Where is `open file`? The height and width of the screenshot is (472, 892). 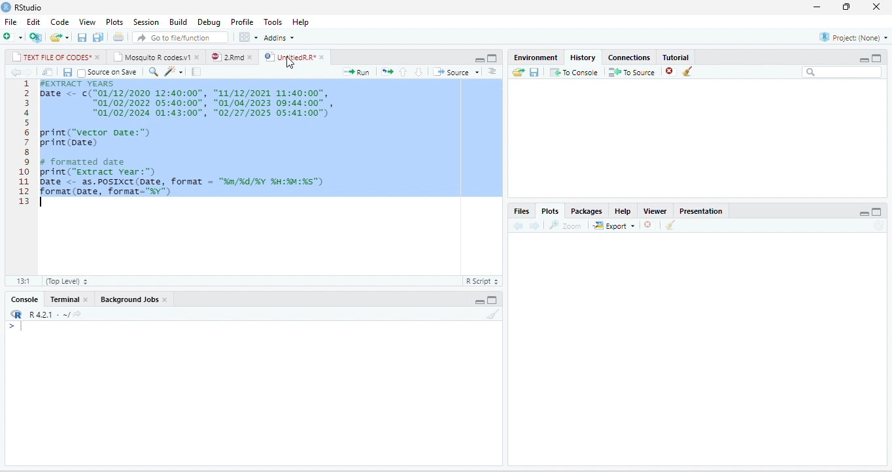 open file is located at coordinates (60, 37).